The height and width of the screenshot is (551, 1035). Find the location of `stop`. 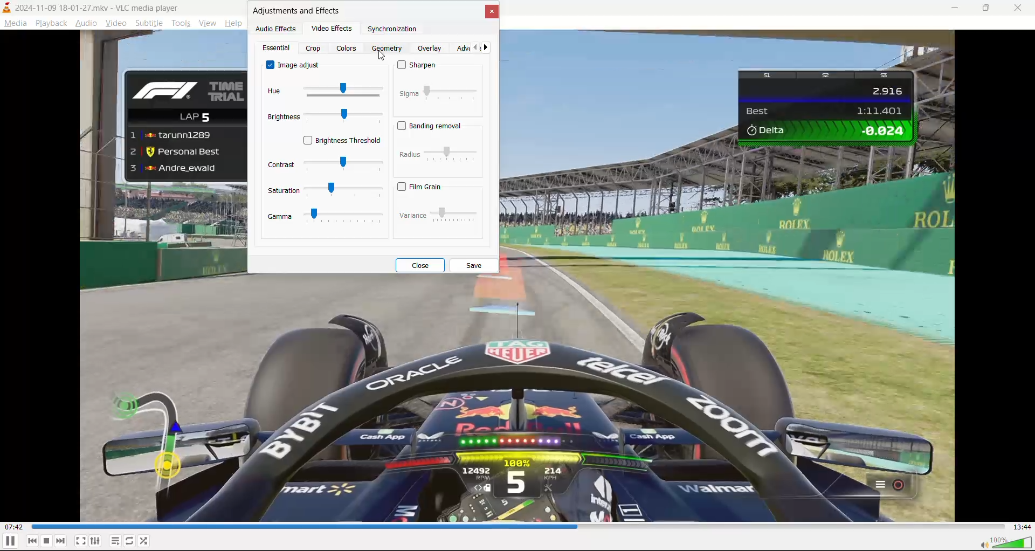

stop is located at coordinates (47, 541).